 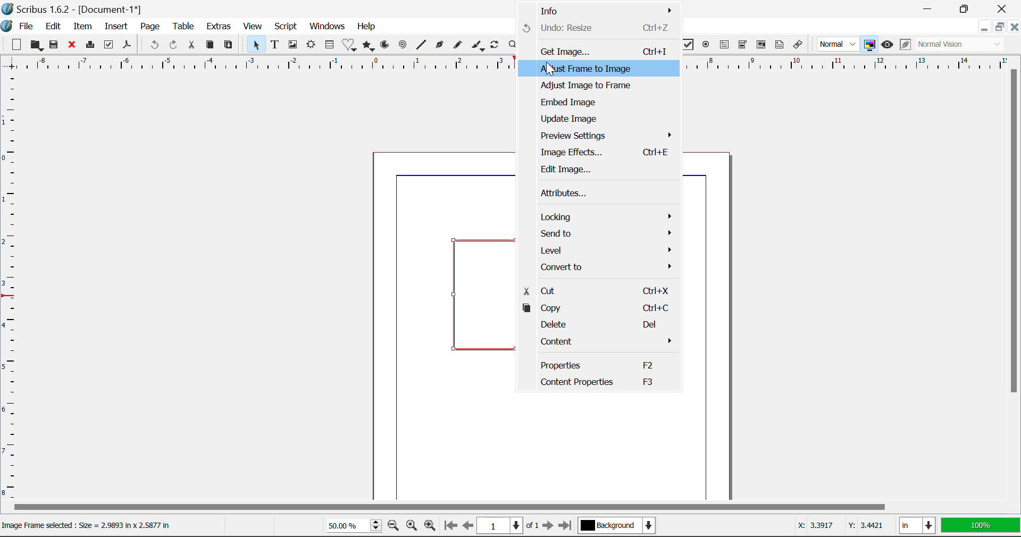 I want to click on Edit, so click(x=54, y=27).